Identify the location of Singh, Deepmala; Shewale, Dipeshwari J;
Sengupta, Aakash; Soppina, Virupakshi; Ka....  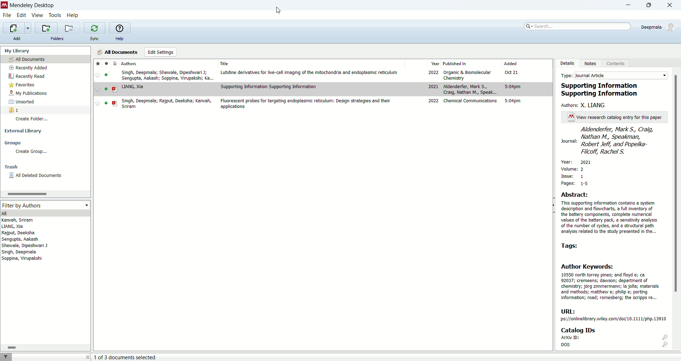
(168, 75).